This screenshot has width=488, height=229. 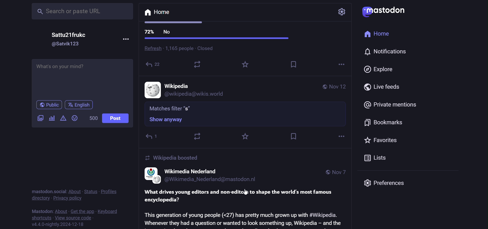 I want to click on content warning, so click(x=62, y=118).